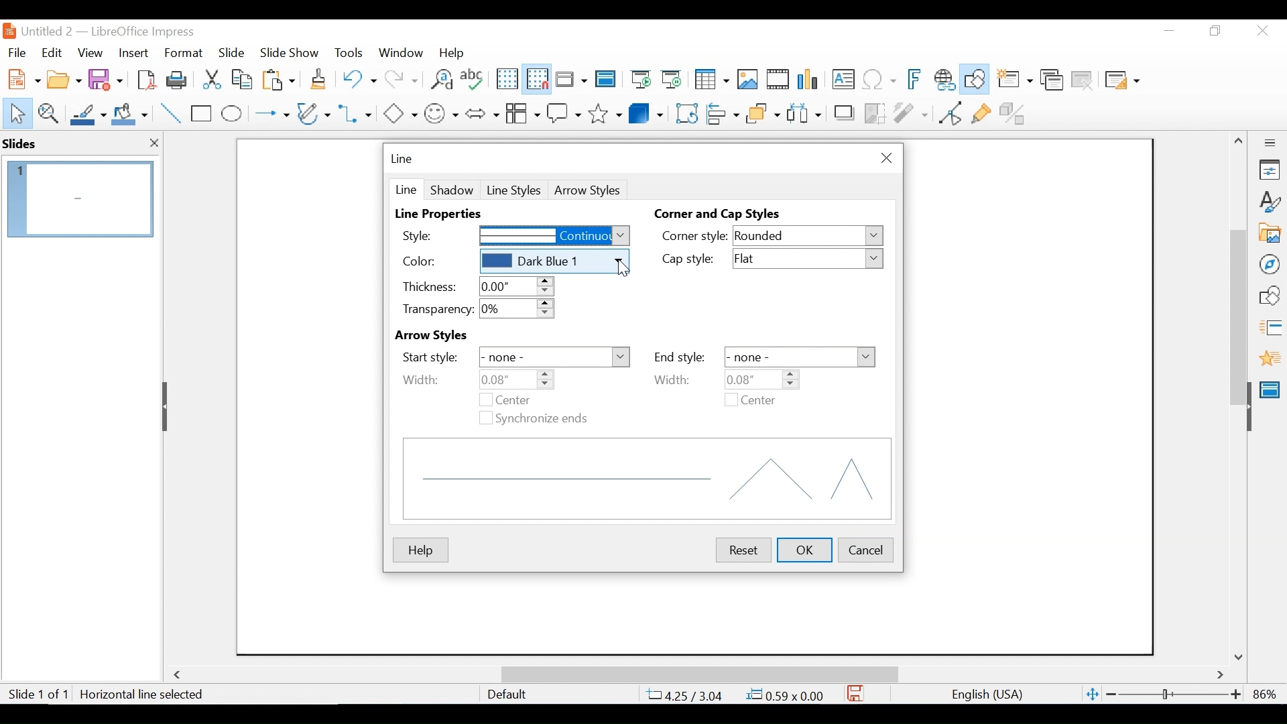  I want to click on File, so click(17, 51).